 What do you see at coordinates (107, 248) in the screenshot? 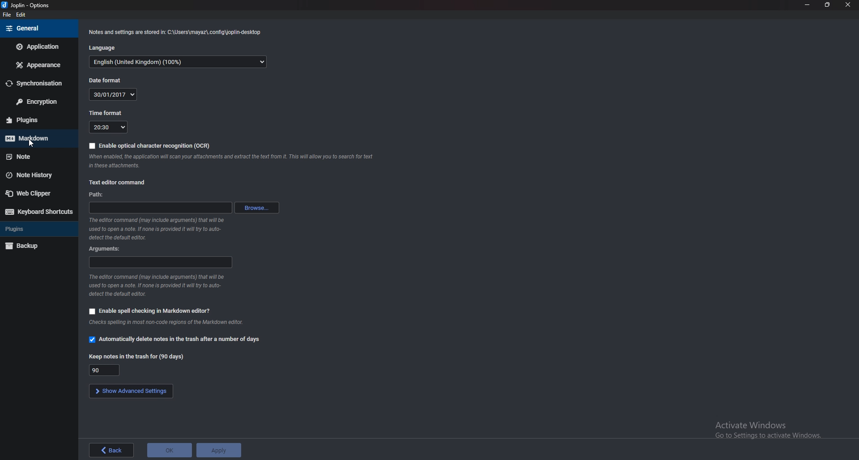
I see `arguments` at bounding box center [107, 248].